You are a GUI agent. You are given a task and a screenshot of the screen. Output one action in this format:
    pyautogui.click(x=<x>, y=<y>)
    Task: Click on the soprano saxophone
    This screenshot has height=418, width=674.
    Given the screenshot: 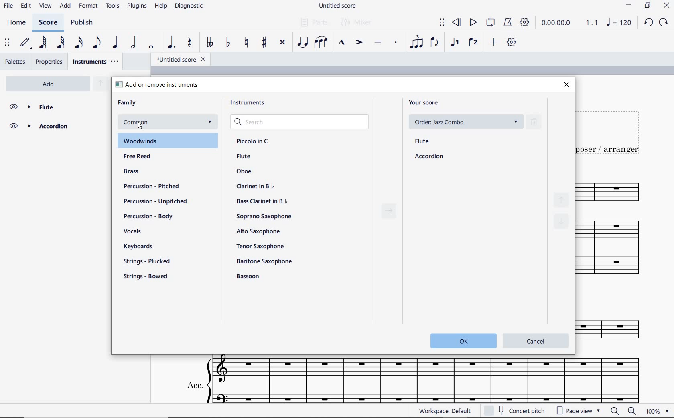 What is the action you would take?
    pyautogui.click(x=264, y=216)
    